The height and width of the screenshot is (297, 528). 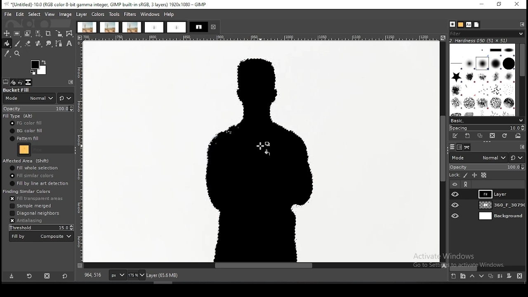 What do you see at coordinates (472, 276) in the screenshot?
I see `move layer one step up` at bounding box center [472, 276].